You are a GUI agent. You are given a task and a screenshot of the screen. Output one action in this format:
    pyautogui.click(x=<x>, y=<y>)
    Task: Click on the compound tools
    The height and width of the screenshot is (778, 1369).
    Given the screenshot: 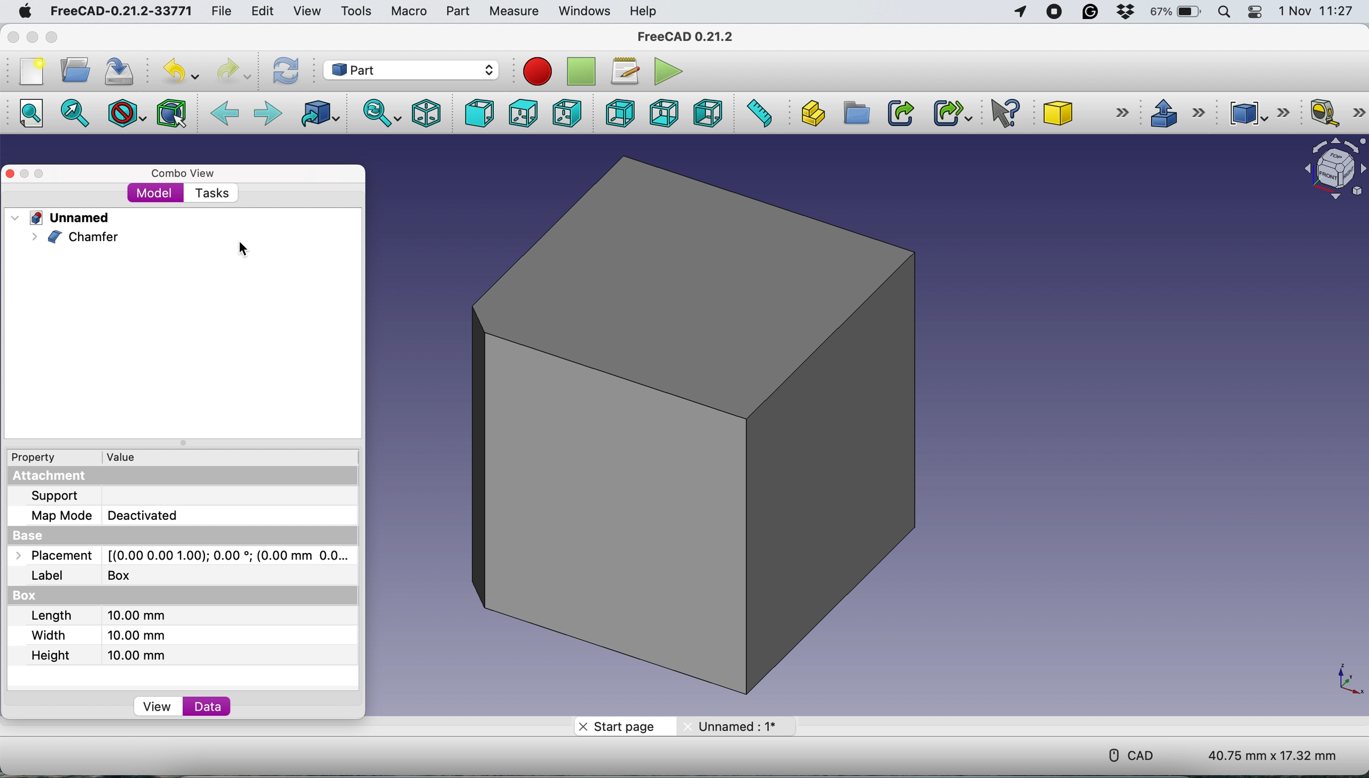 What is the action you would take?
    pyautogui.click(x=1256, y=113)
    